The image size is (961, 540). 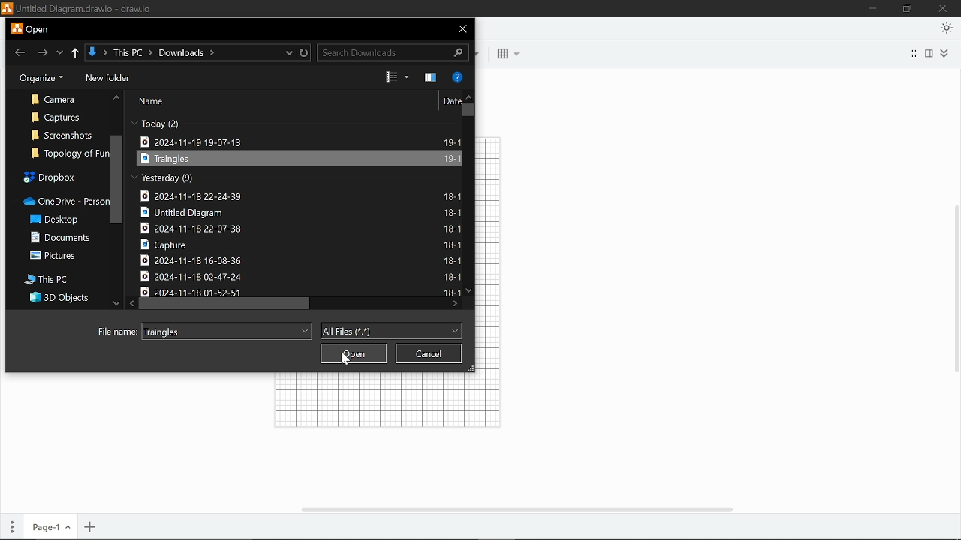 I want to click on Captures, so click(x=59, y=116).